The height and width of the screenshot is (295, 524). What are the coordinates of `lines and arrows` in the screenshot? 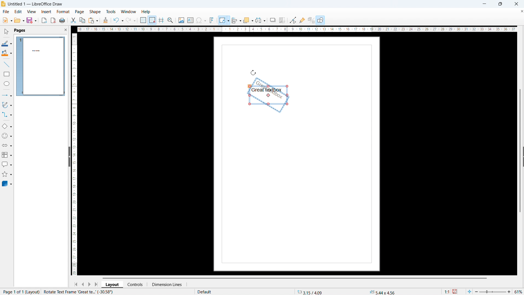 It's located at (7, 95).